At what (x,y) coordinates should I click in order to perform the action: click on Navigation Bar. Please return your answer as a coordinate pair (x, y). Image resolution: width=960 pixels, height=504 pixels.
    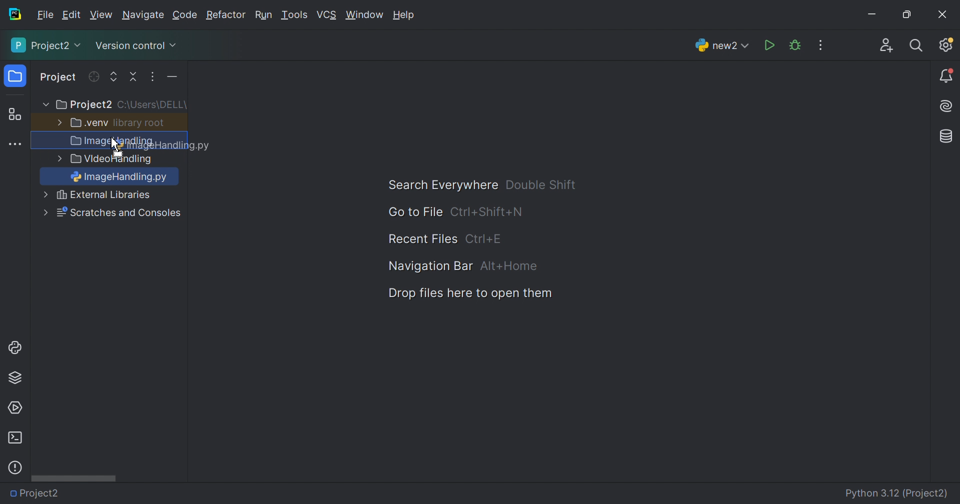
    Looking at the image, I should click on (427, 265).